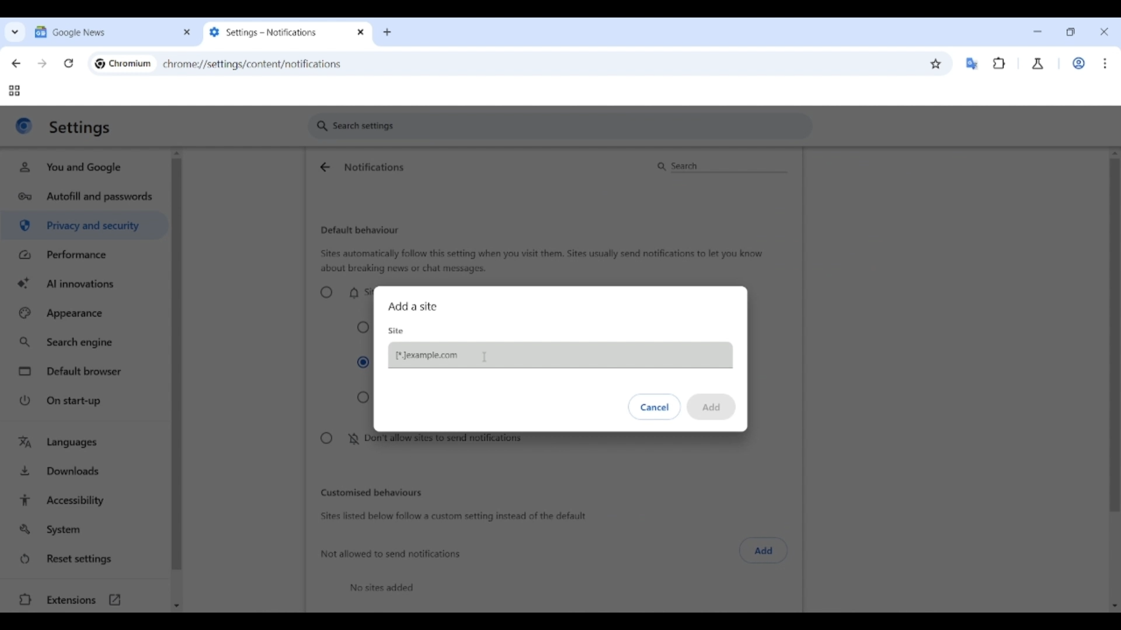  Describe the element at coordinates (86, 470) in the screenshot. I see `Downloads` at that location.